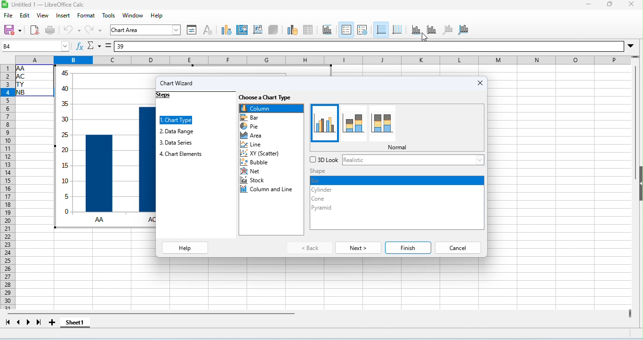 This screenshot has height=340, width=643. Describe the element at coordinates (49, 30) in the screenshot. I see `print` at that location.